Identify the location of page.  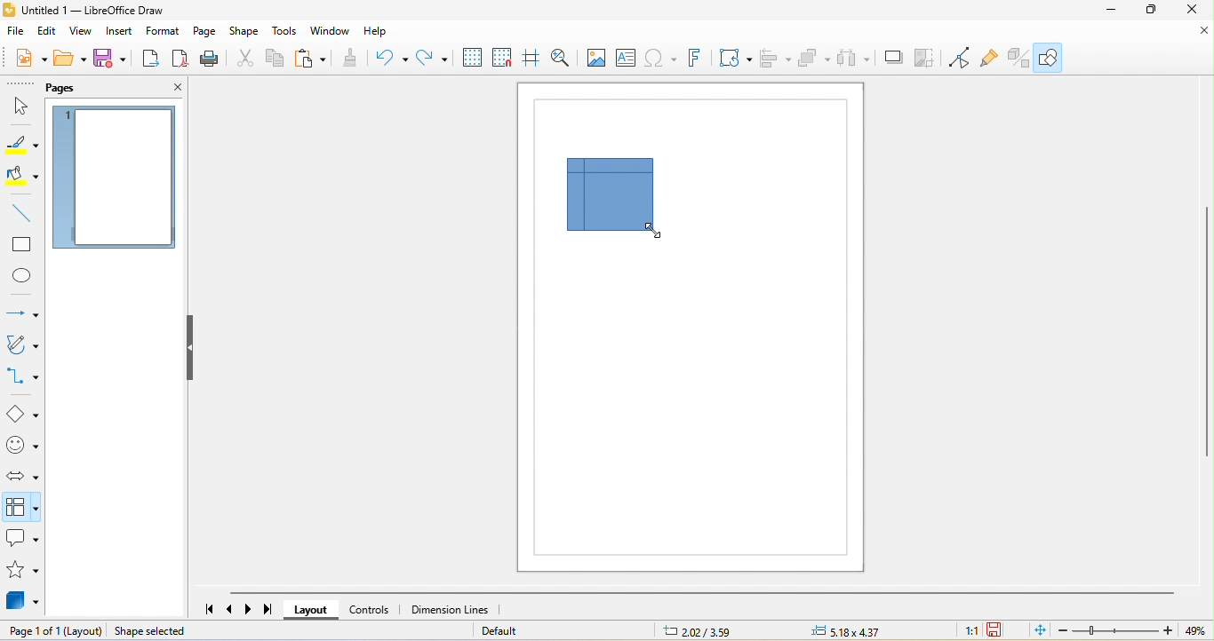
(205, 31).